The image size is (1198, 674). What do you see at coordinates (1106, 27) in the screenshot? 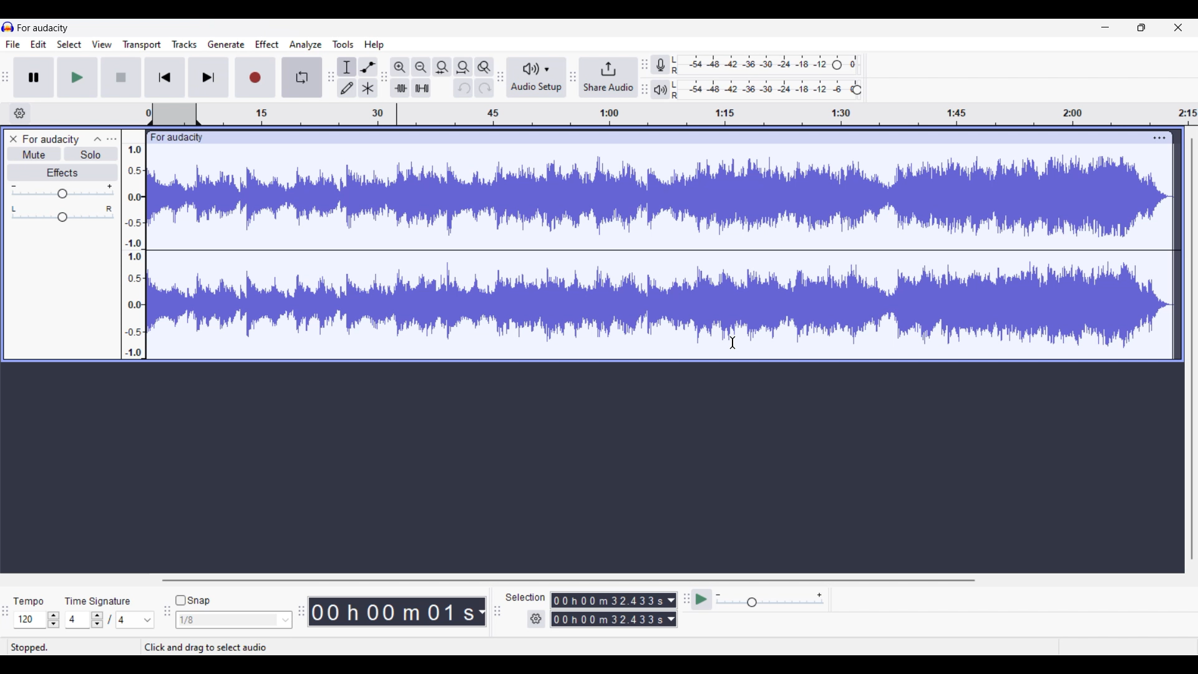
I see `Minimize` at bounding box center [1106, 27].